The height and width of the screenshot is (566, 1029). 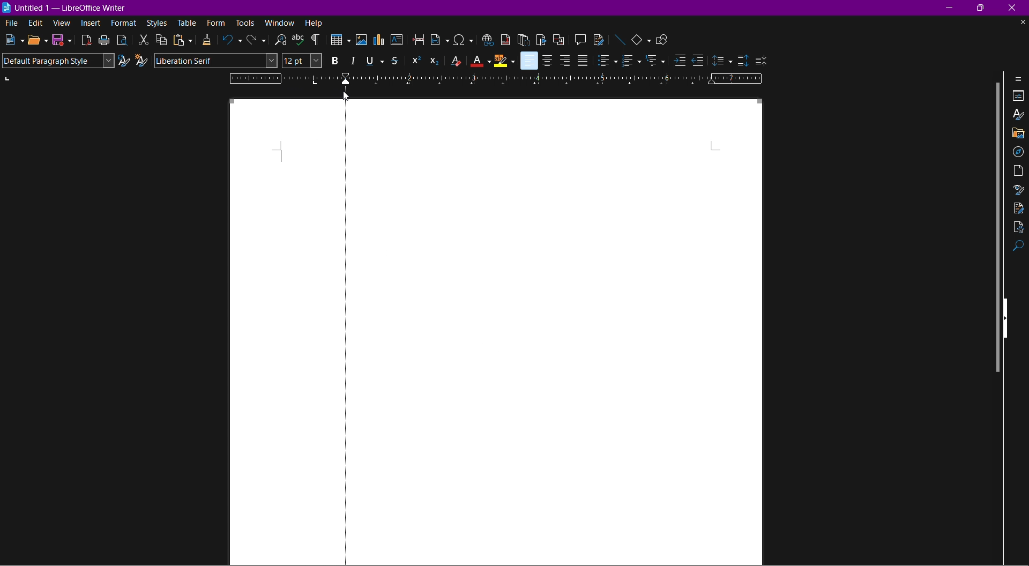 What do you see at coordinates (655, 61) in the screenshot?
I see `Select Outline Format` at bounding box center [655, 61].